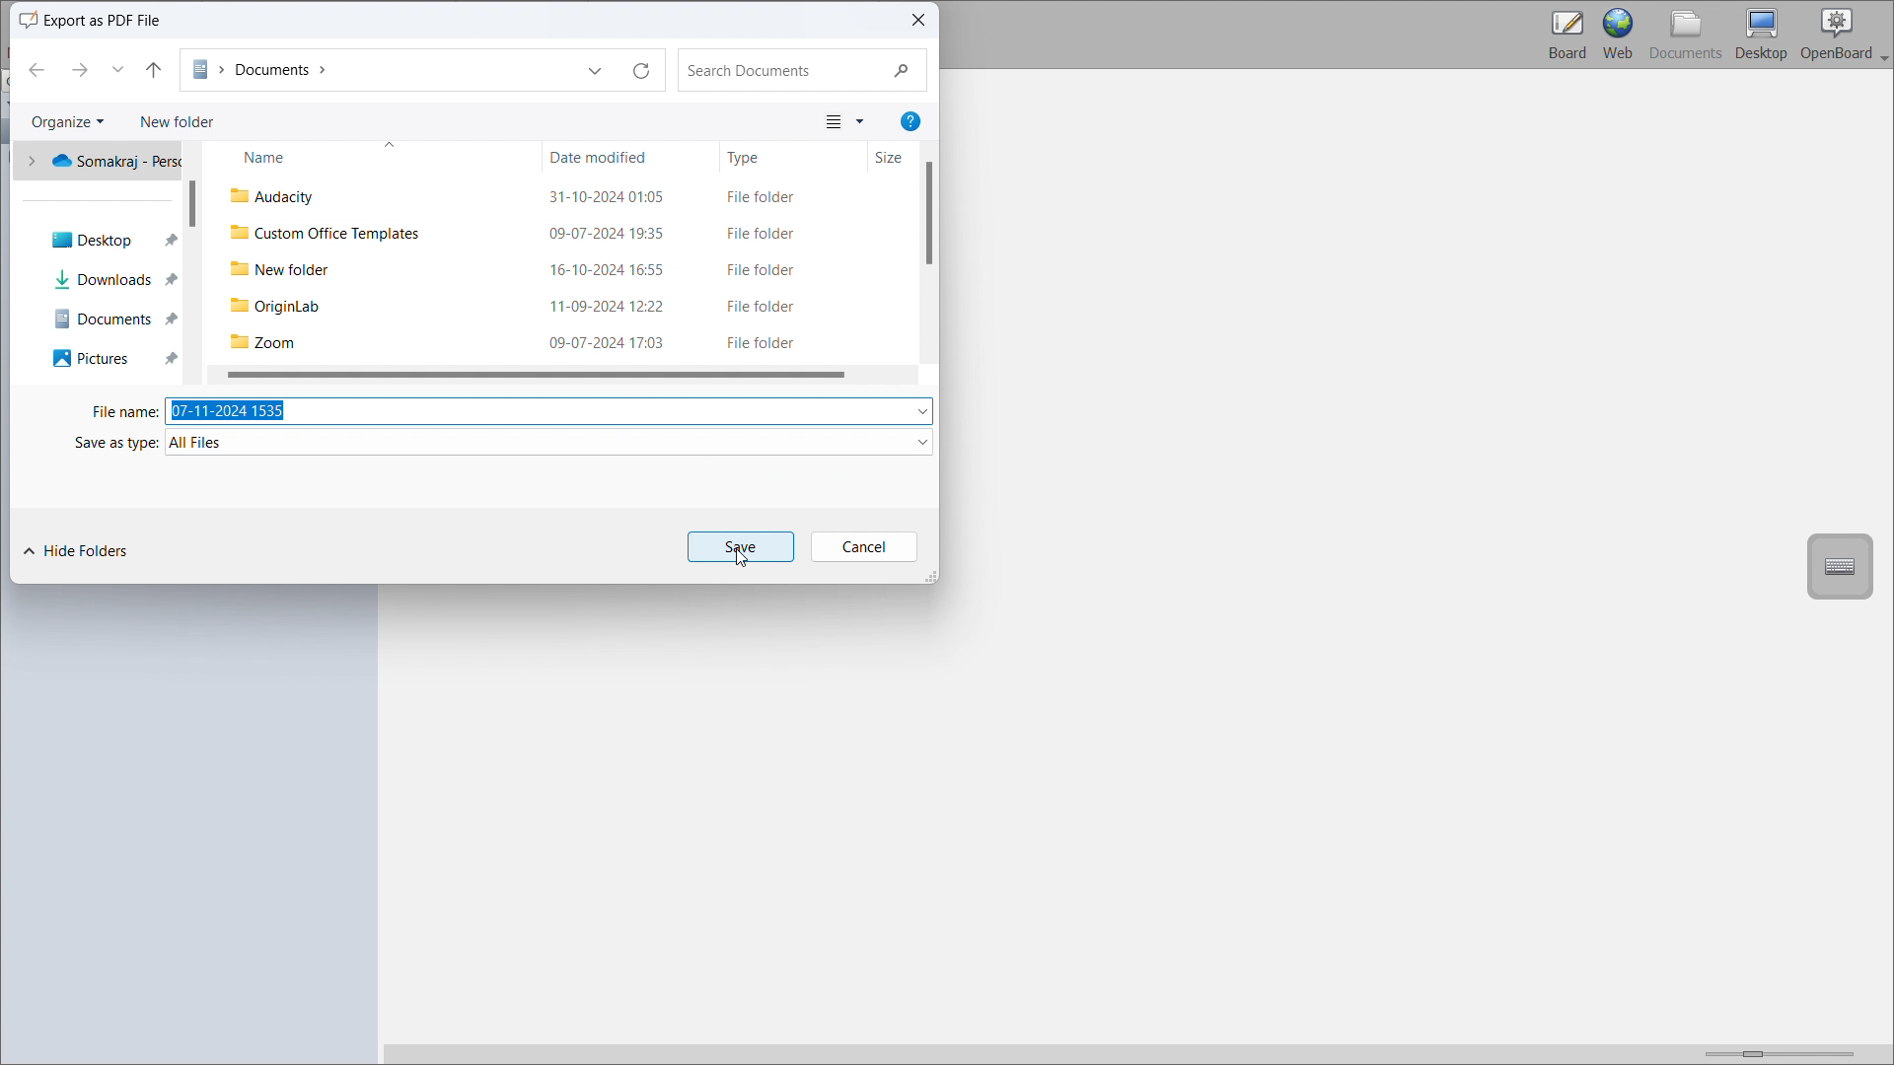 This screenshot has height=1065, width=1894. Describe the element at coordinates (843, 121) in the screenshot. I see `view options` at that location.